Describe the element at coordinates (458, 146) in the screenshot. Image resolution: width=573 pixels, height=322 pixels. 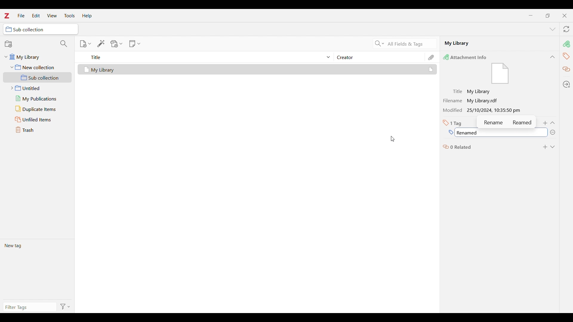
I see `0 related` at that location.